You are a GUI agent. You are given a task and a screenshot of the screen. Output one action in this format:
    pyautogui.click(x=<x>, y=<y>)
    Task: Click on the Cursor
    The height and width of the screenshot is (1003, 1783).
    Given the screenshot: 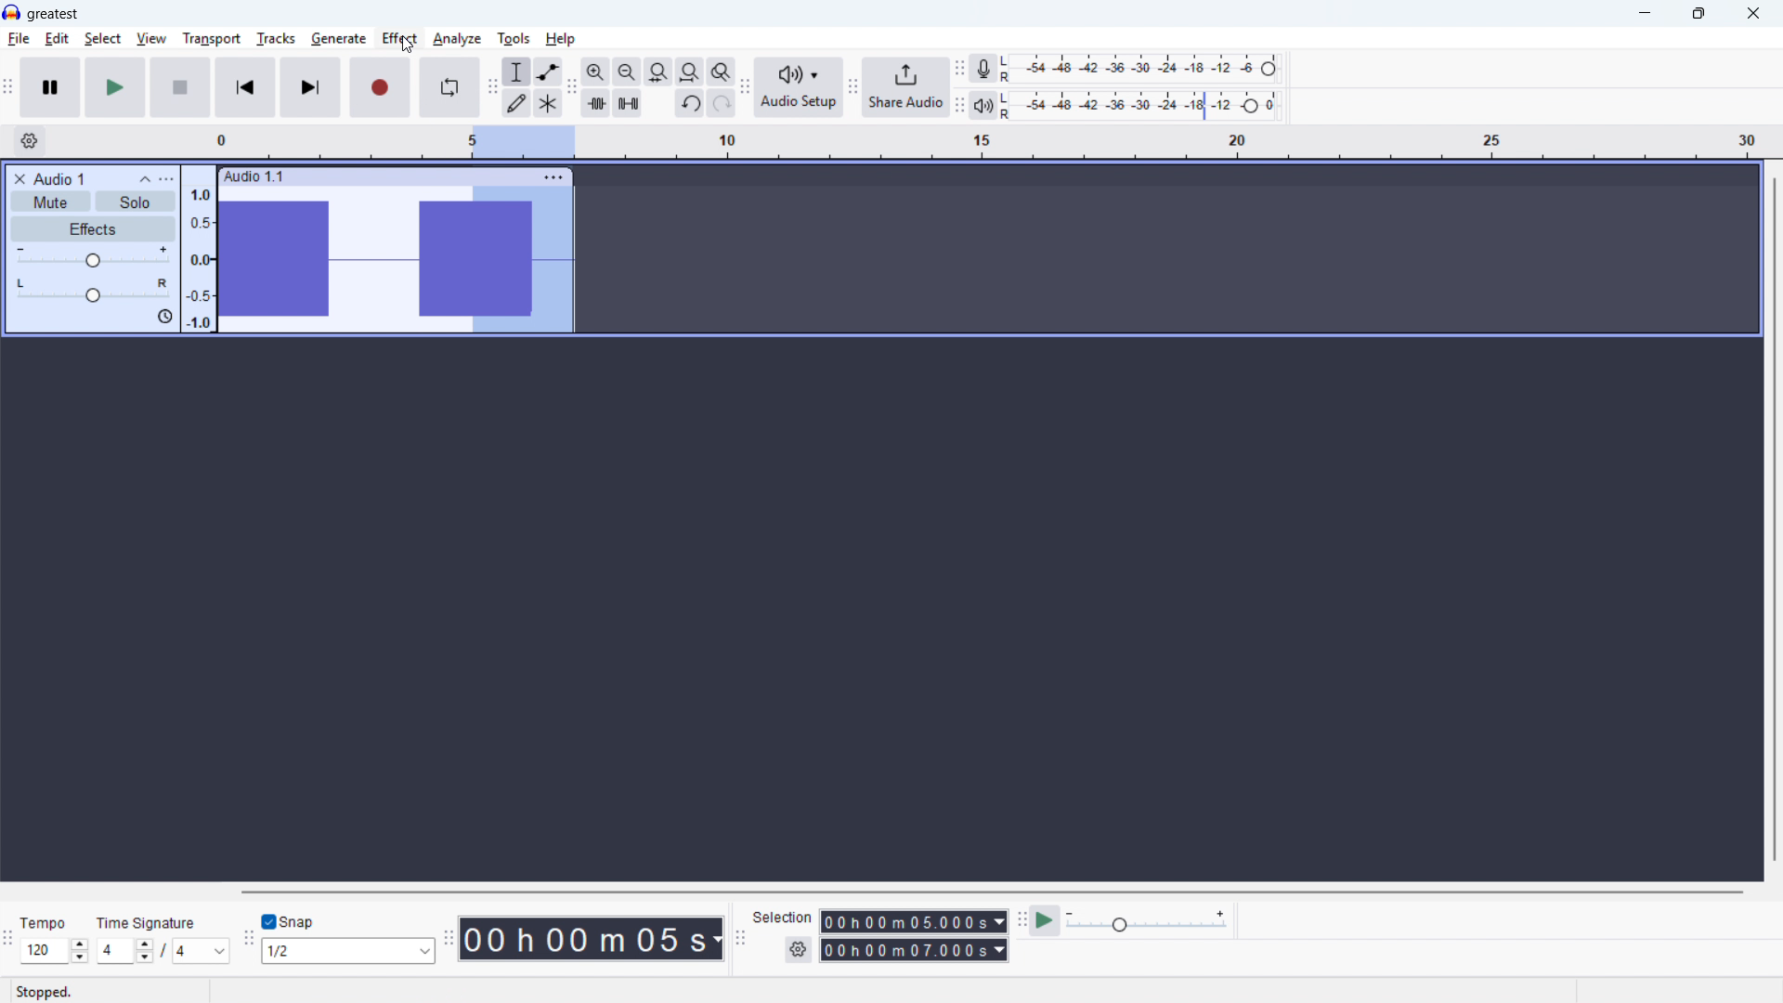 What is the action you would take?
    pyautogui.click(x=408, y=46)
    